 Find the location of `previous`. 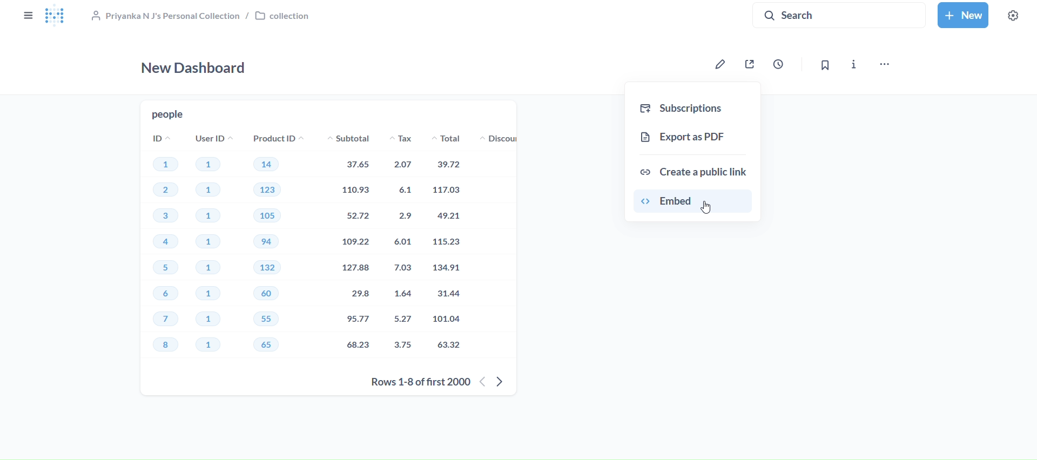

previous is located at coordinates (482, 382).